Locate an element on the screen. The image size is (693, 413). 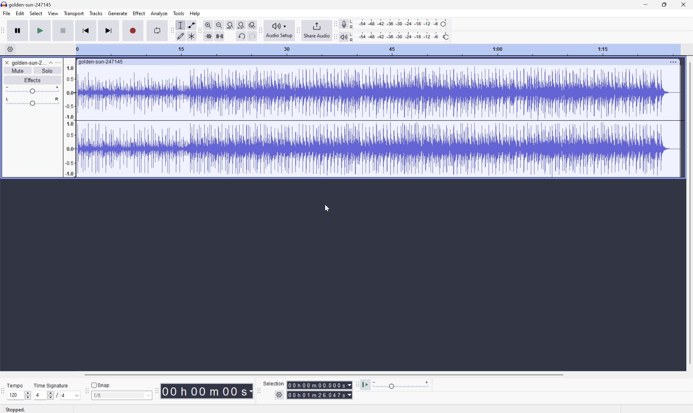
Play is located at coordinates (41, 30).